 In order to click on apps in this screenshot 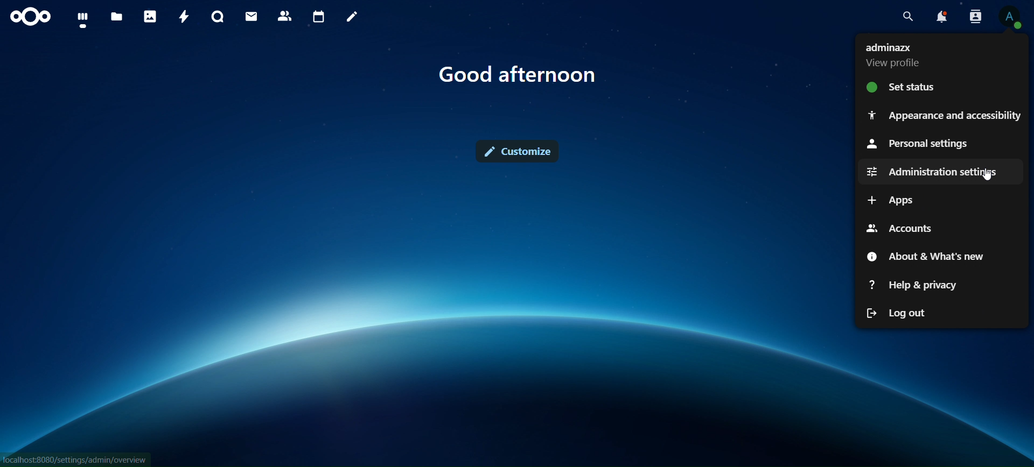, I will do `click(890, 201)`.